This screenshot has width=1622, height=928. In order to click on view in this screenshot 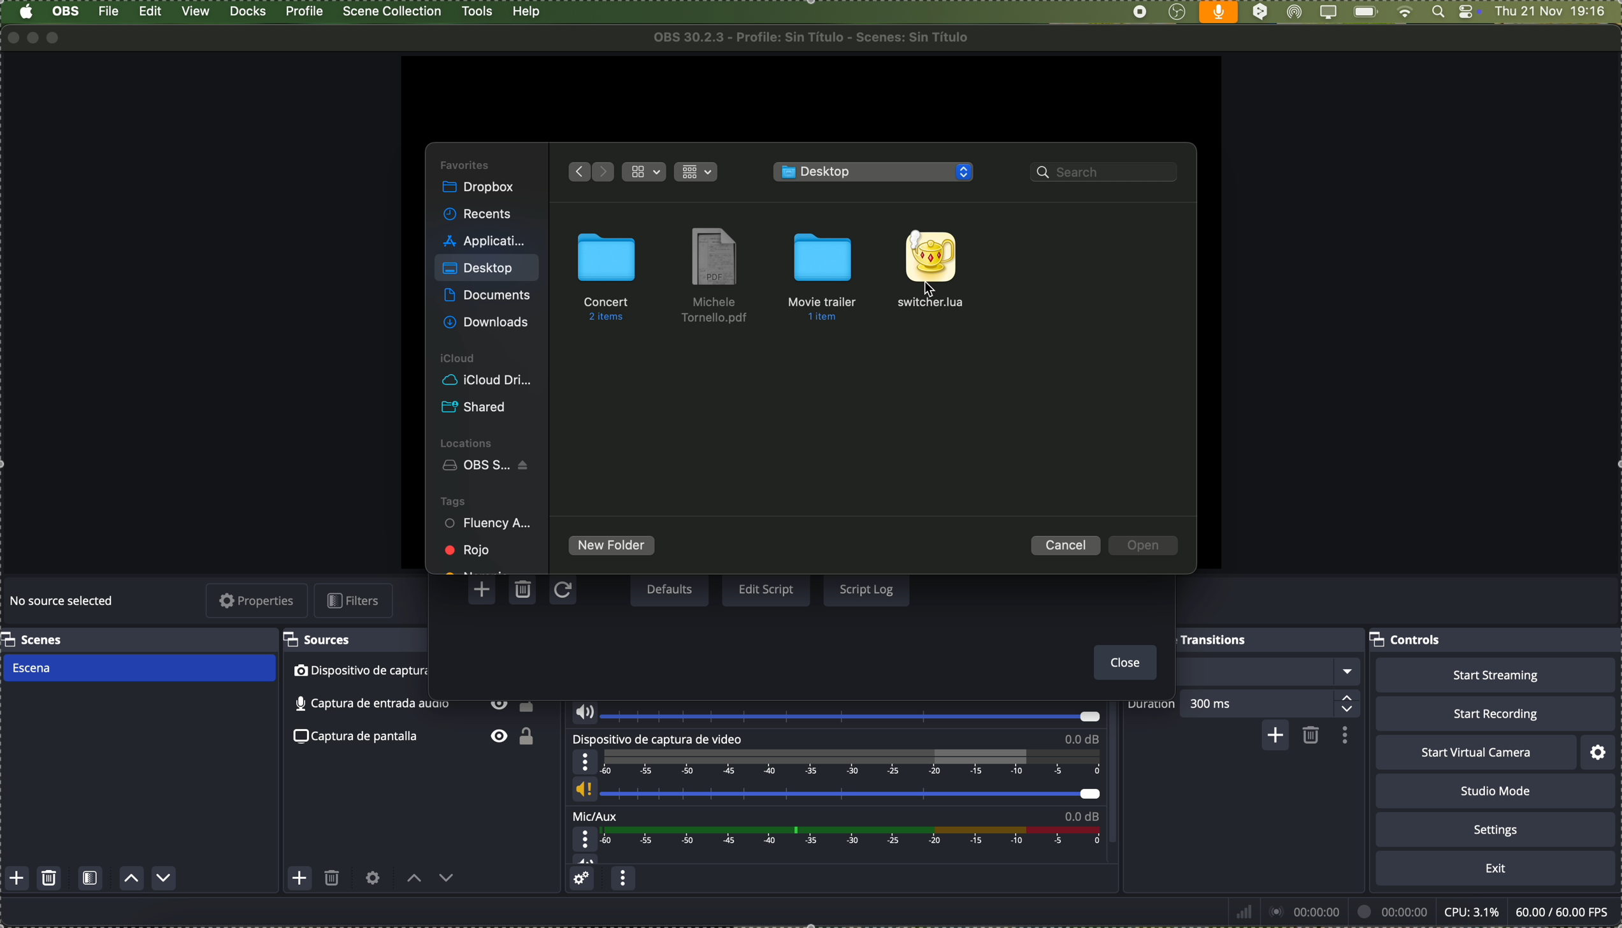, I will do `click(197, 11)`.